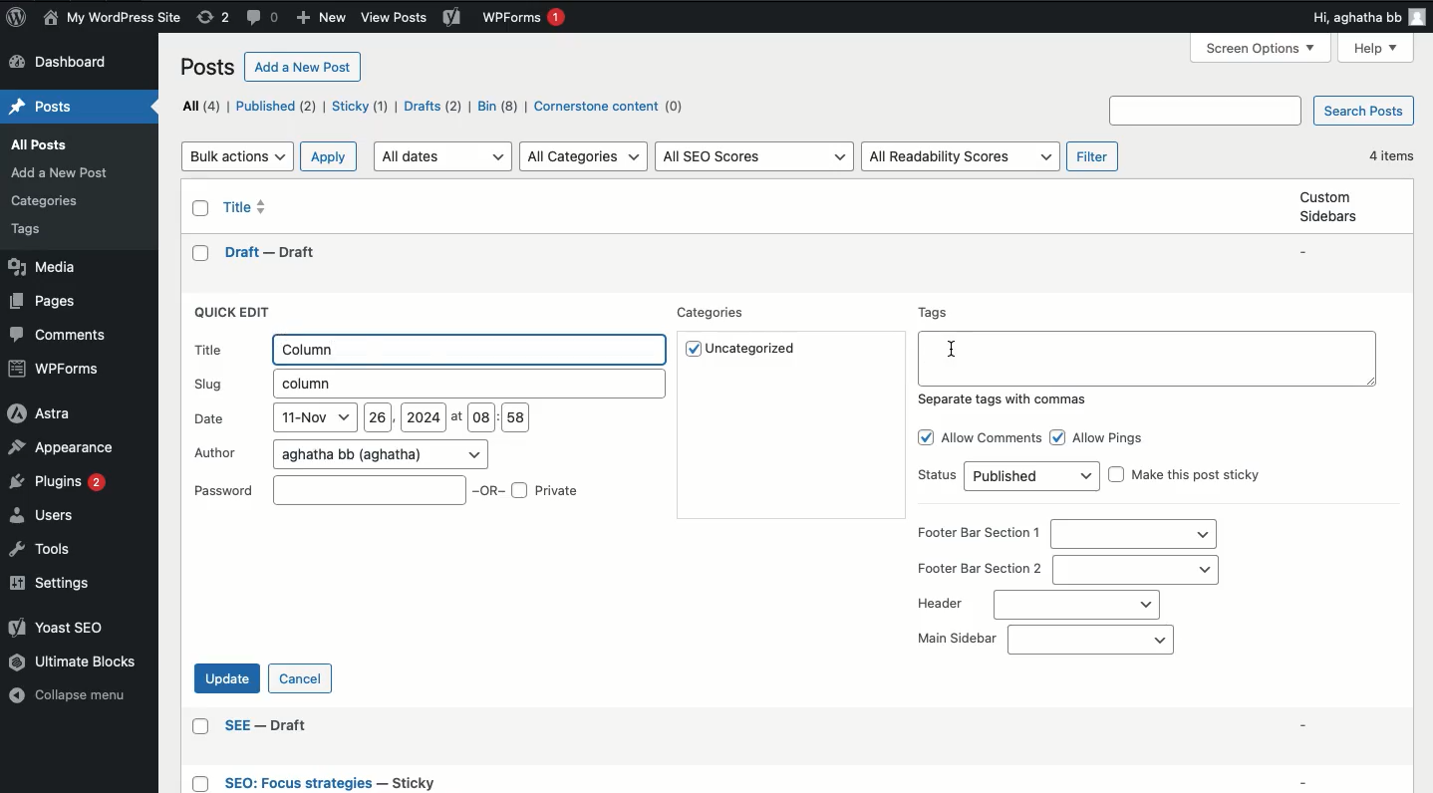  What do you see at coordinates (481, 418) in the screenshot?
I see `08` at bounding box center [481, 418].